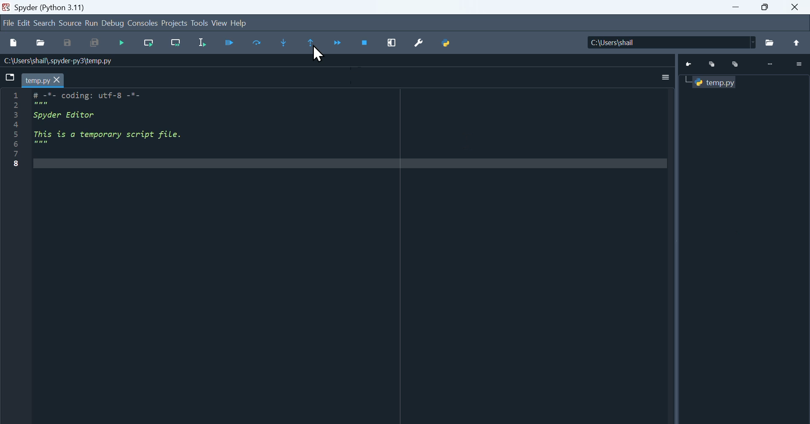 Image resolution: width=810 pixels, height=424 pixels. Describe the element at coordinates (796, 42) in the screenshot. I see `Up to` at that location.